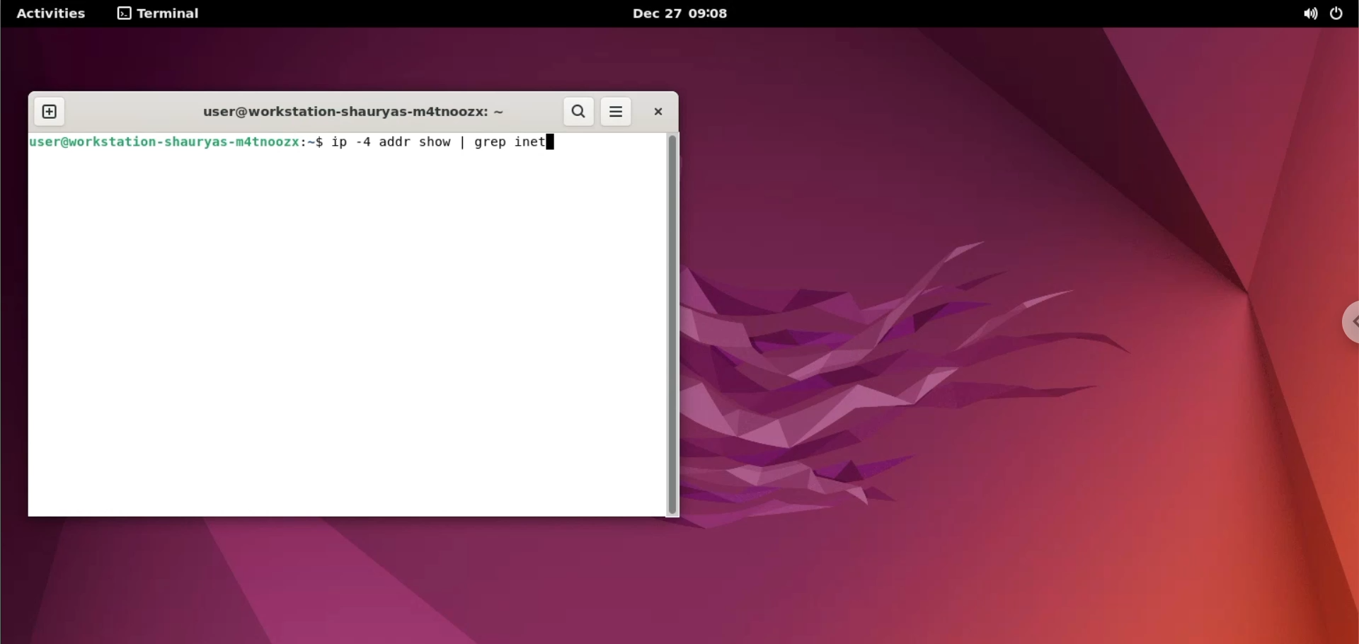 This screenshot has width=1359, height=644. What do you see at coordinates (1346, 326) in the screenshot?
I see `chrome options` at bounding box center [1346, 326].